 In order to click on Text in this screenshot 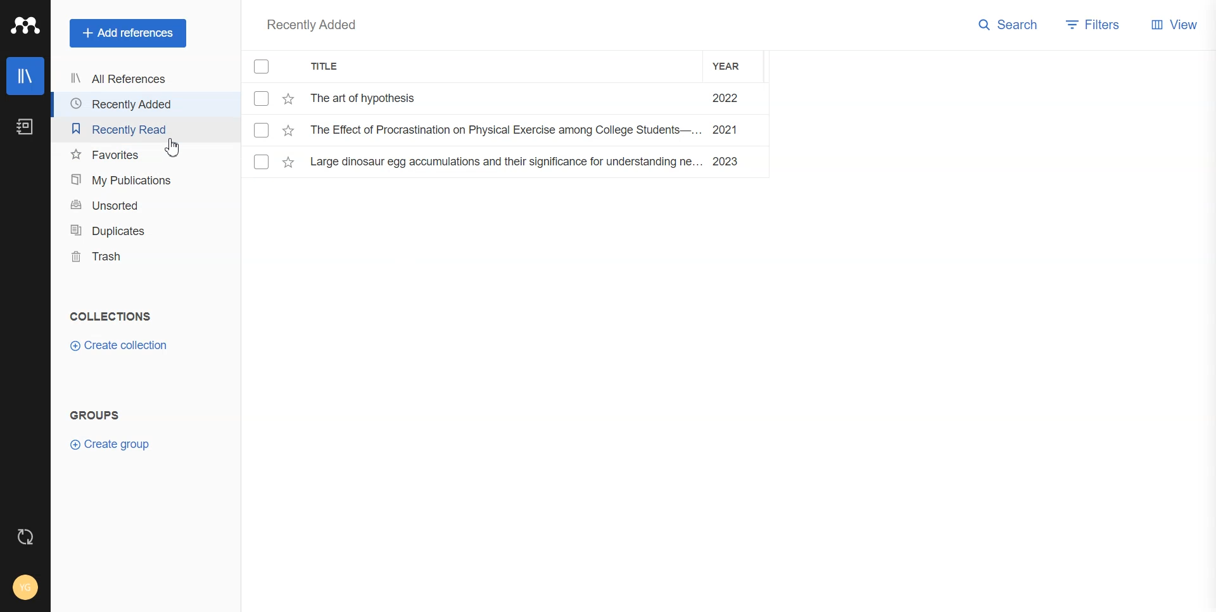, I will do `click(96, 416)`.